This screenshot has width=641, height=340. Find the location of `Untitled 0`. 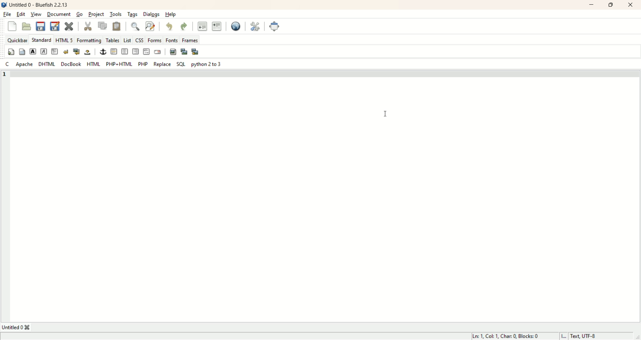

Untitled 0 is located at coordinates (18, 327).